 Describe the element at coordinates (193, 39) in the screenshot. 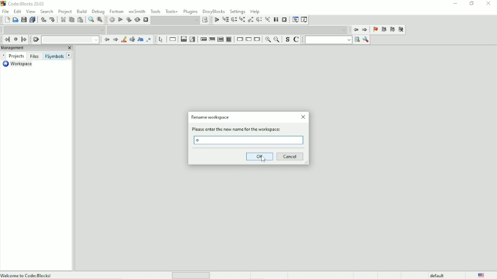

I see `Selection` at that location.